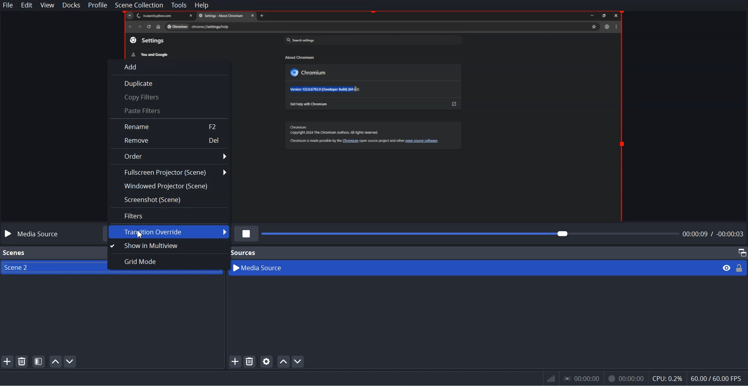  Describe the element at coordinates (178, 5) in the screenshot. I see `Tools` at that location.